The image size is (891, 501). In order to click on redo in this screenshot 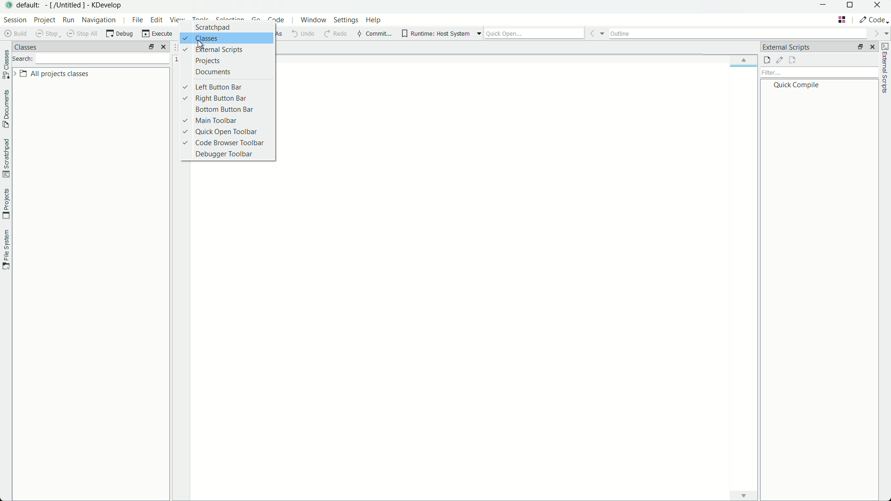, I will do `click(334, 33)`.